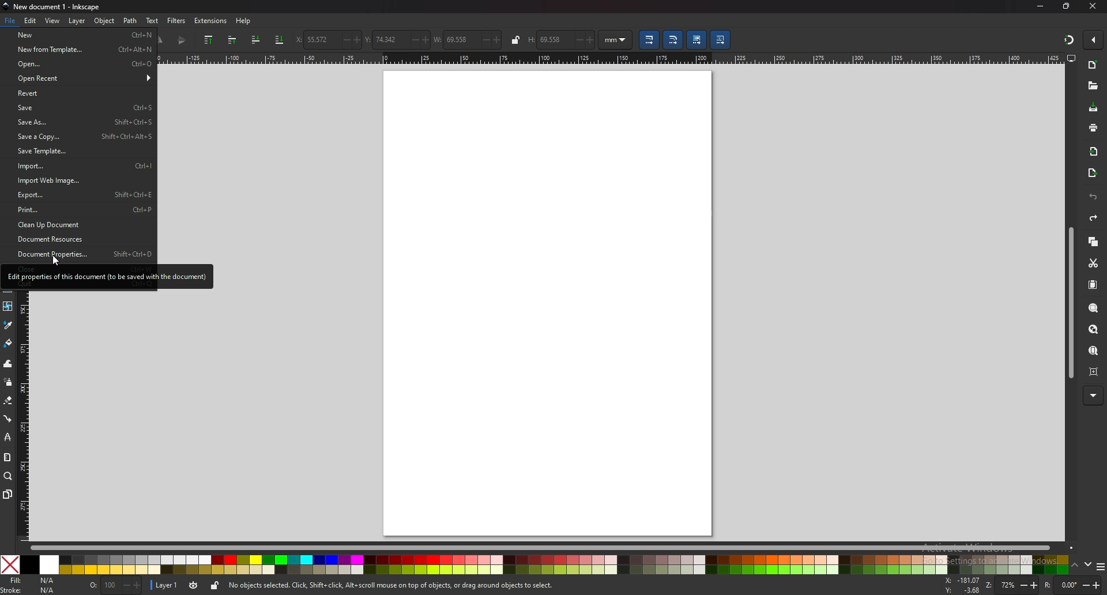  Describe the element at coordinates (78, 152) in the screenshot. I see `save template` at that location.